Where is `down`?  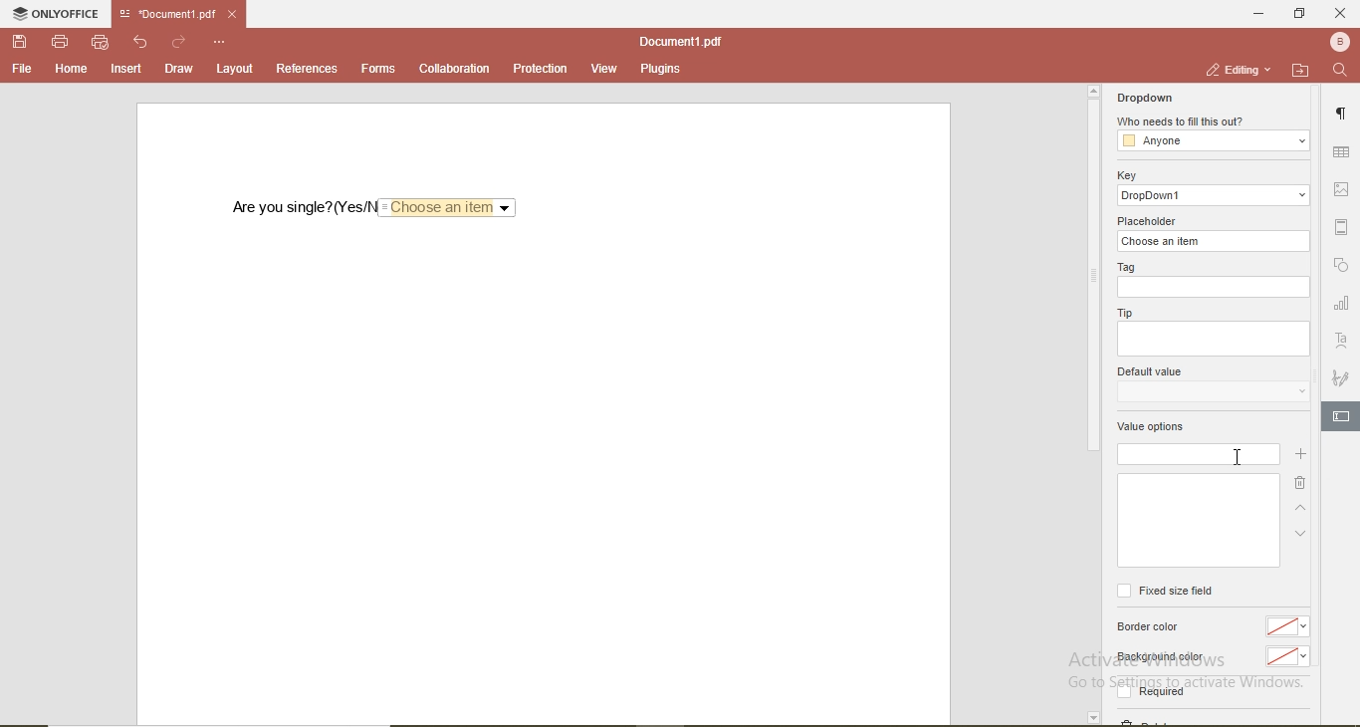 down is located at coordinates (1298, 539).